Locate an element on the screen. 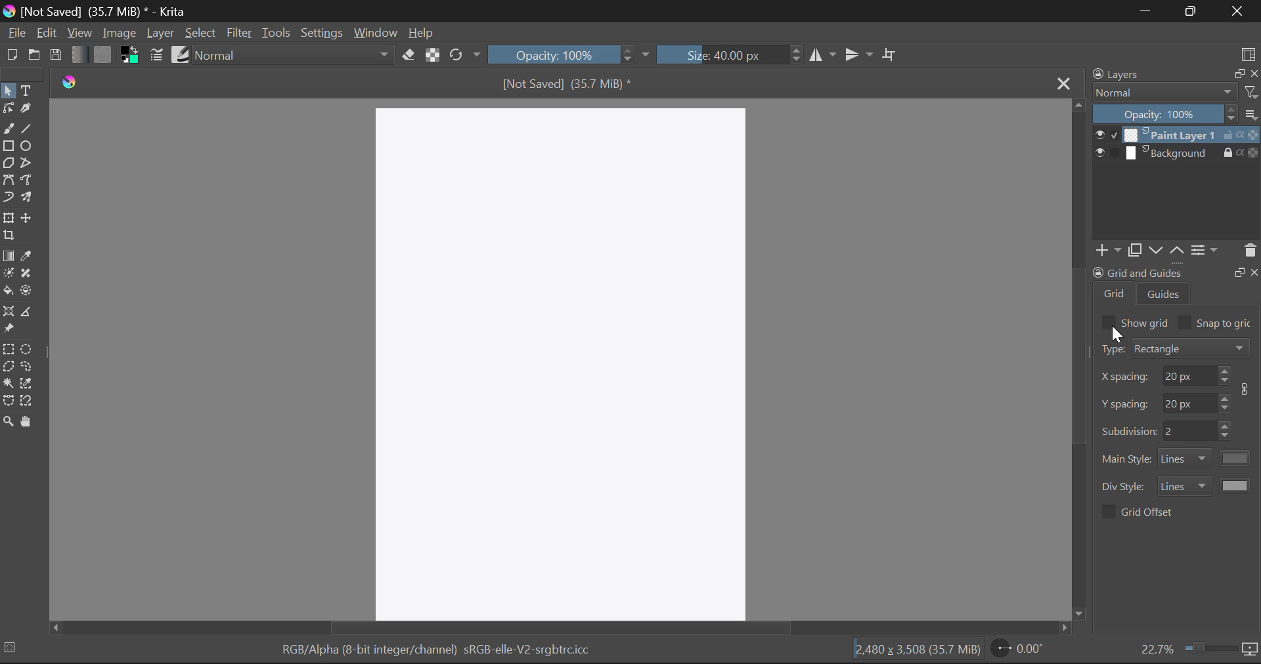 The width and height of the screenshot is (1261, 664). close is located at coordinates (1253, 73).